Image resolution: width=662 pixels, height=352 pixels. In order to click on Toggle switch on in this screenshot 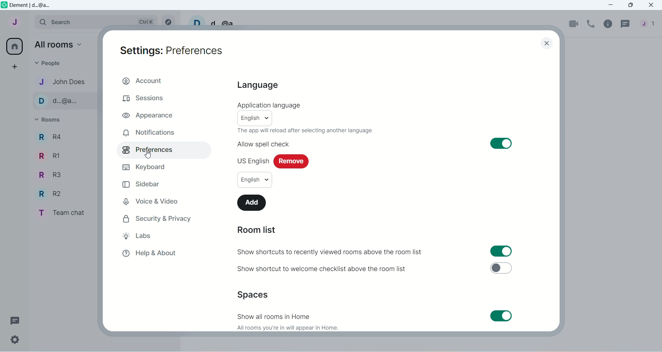, I will do `click(501, 143)`.